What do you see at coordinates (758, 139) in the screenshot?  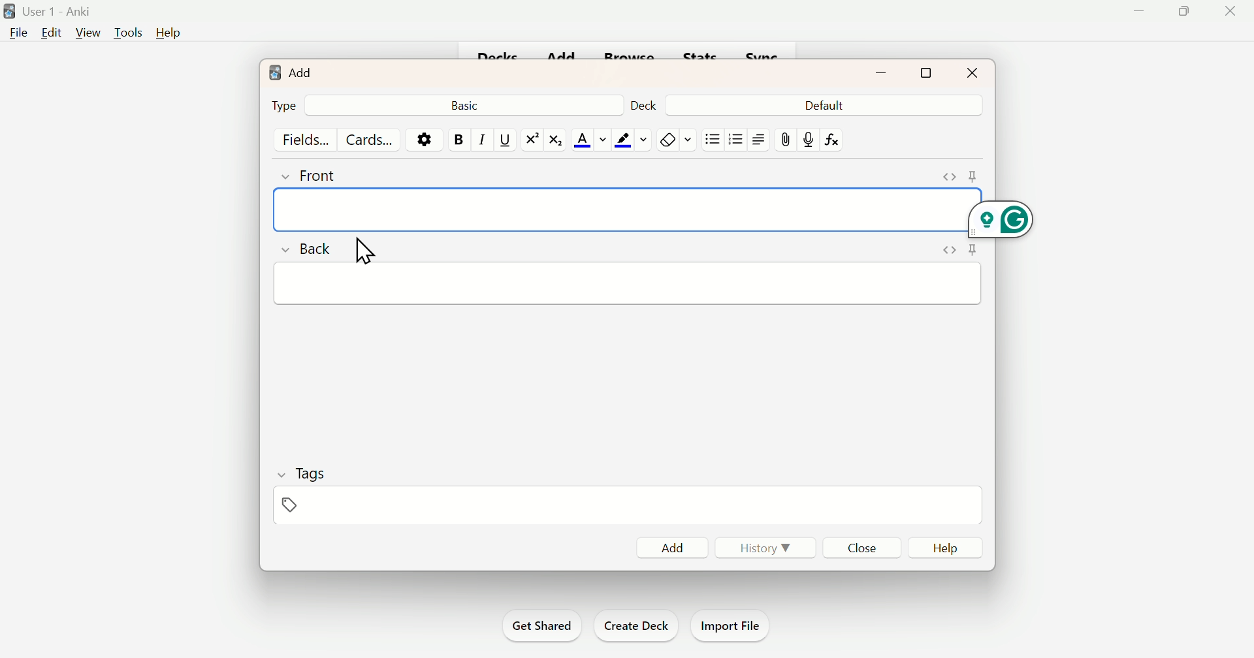 I see `Right side` at bounding box center [758, 139].